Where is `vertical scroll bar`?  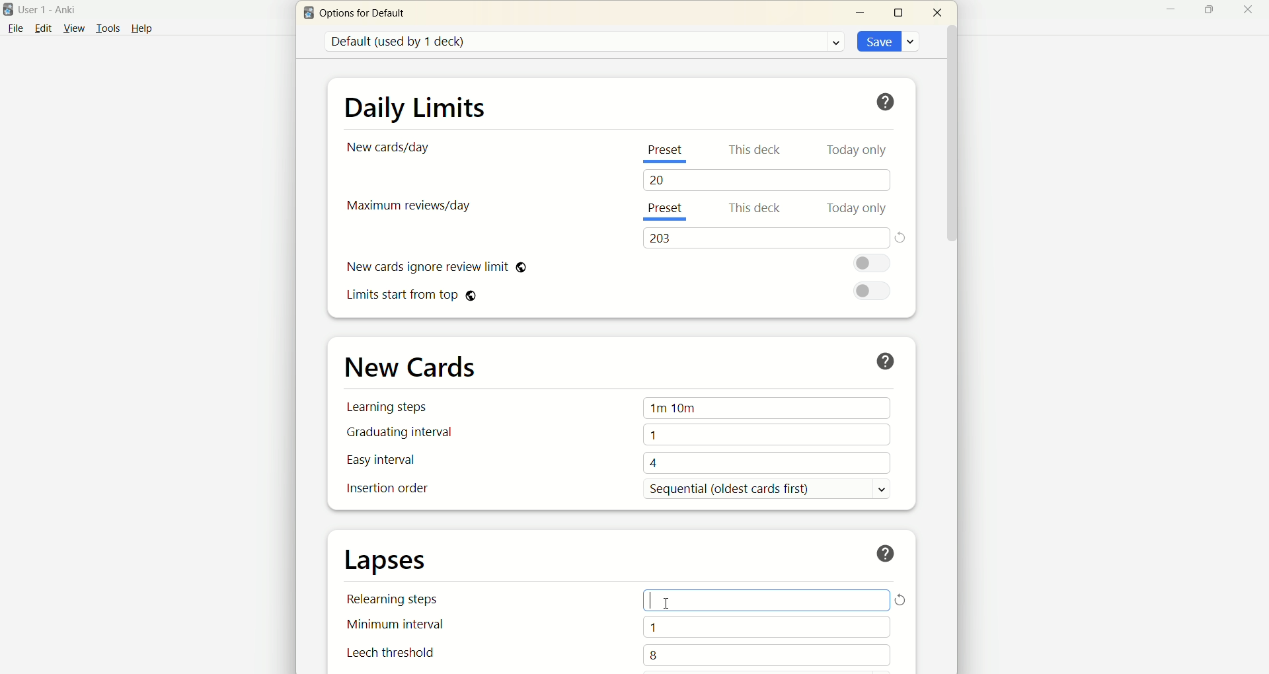
vertical scroll bar is located at coordinates (952, 348).